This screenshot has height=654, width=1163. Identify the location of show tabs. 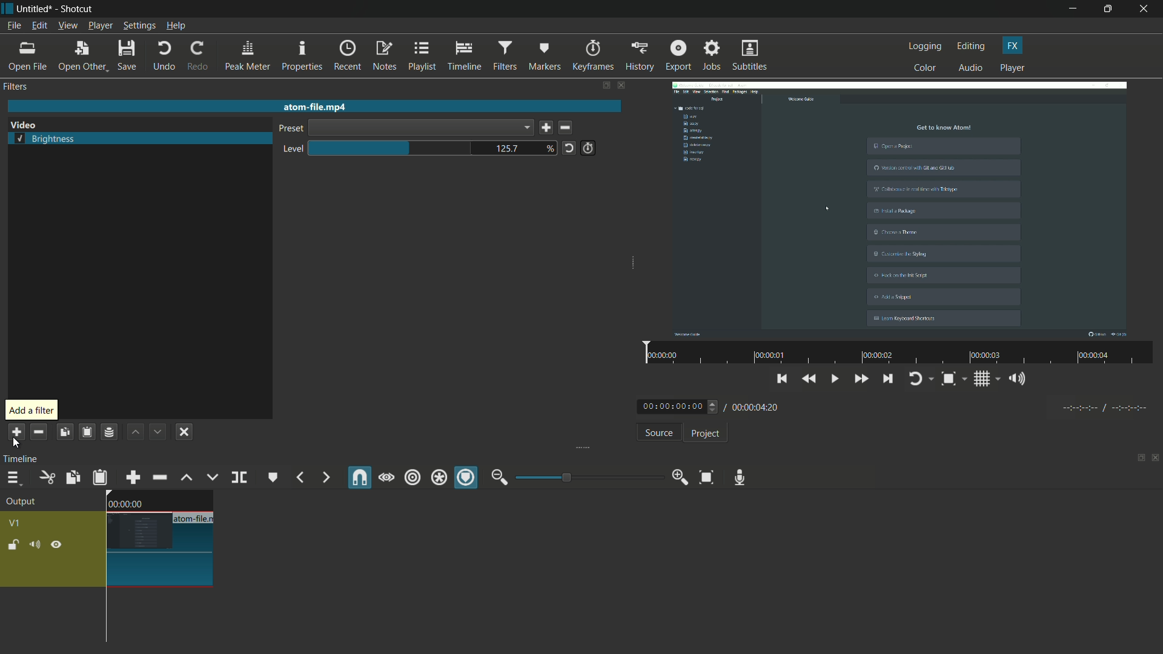
(605, 86).